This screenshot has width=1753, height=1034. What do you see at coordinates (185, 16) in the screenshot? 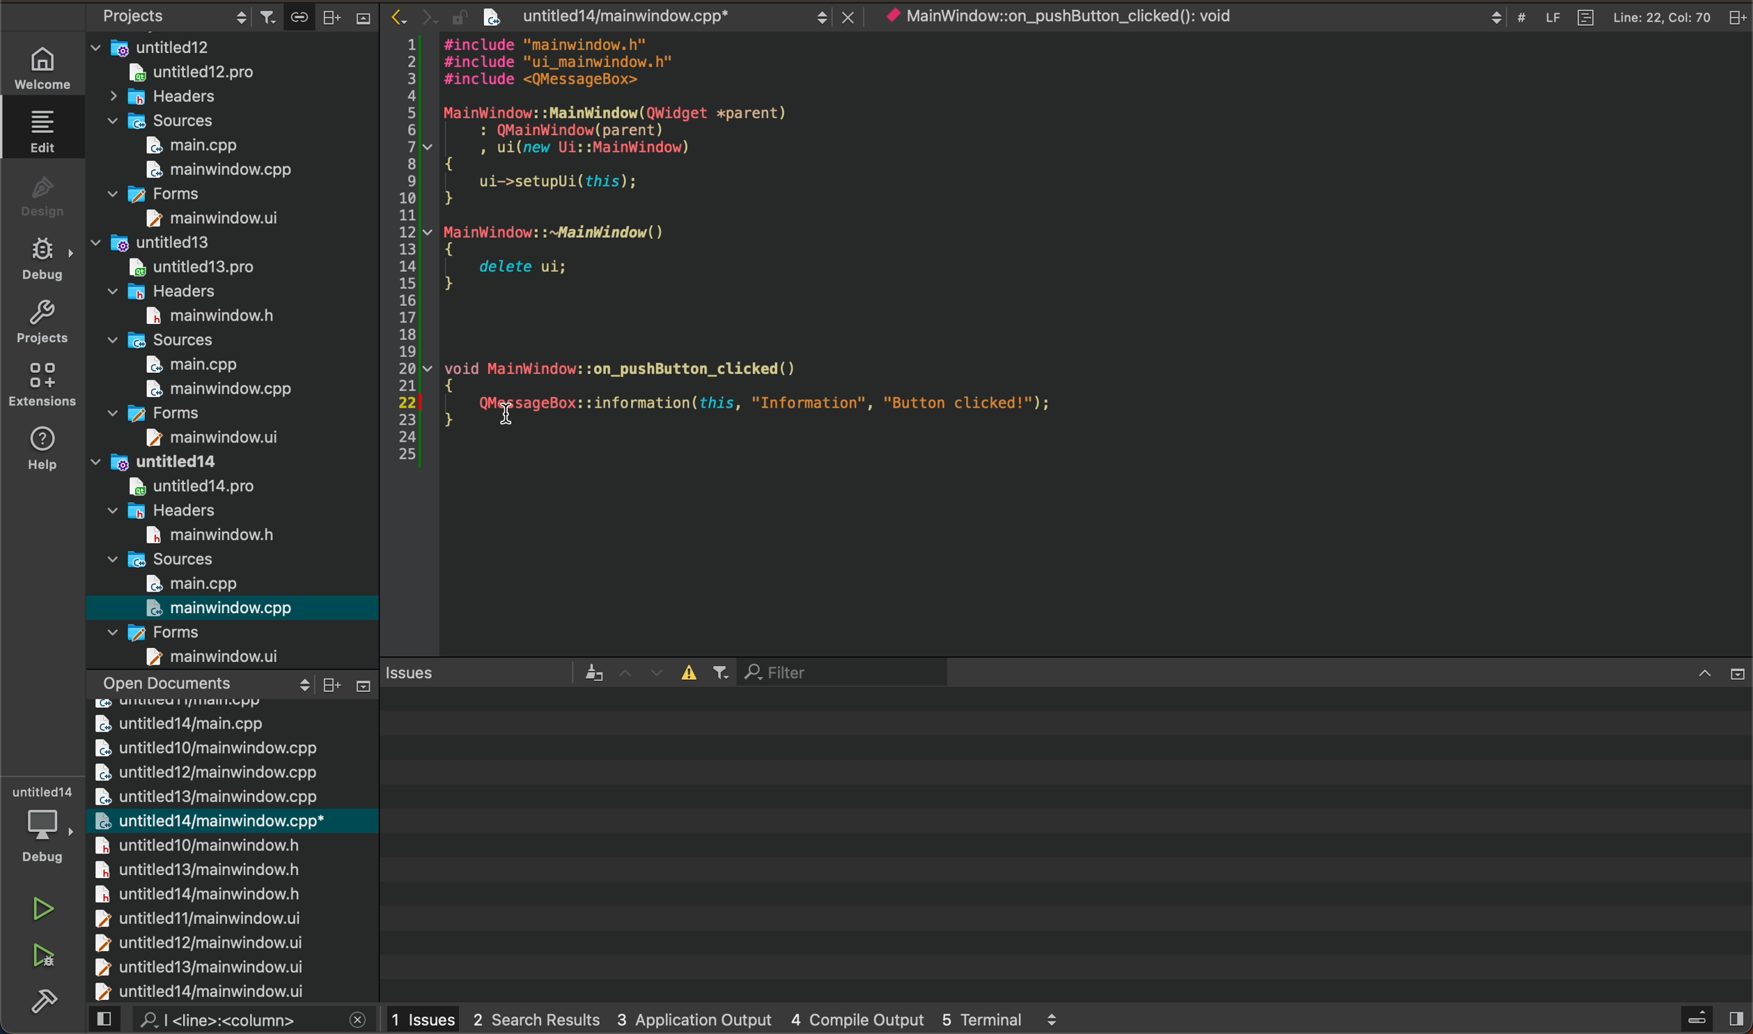
I see `projects` at bounding box center [185, 16].